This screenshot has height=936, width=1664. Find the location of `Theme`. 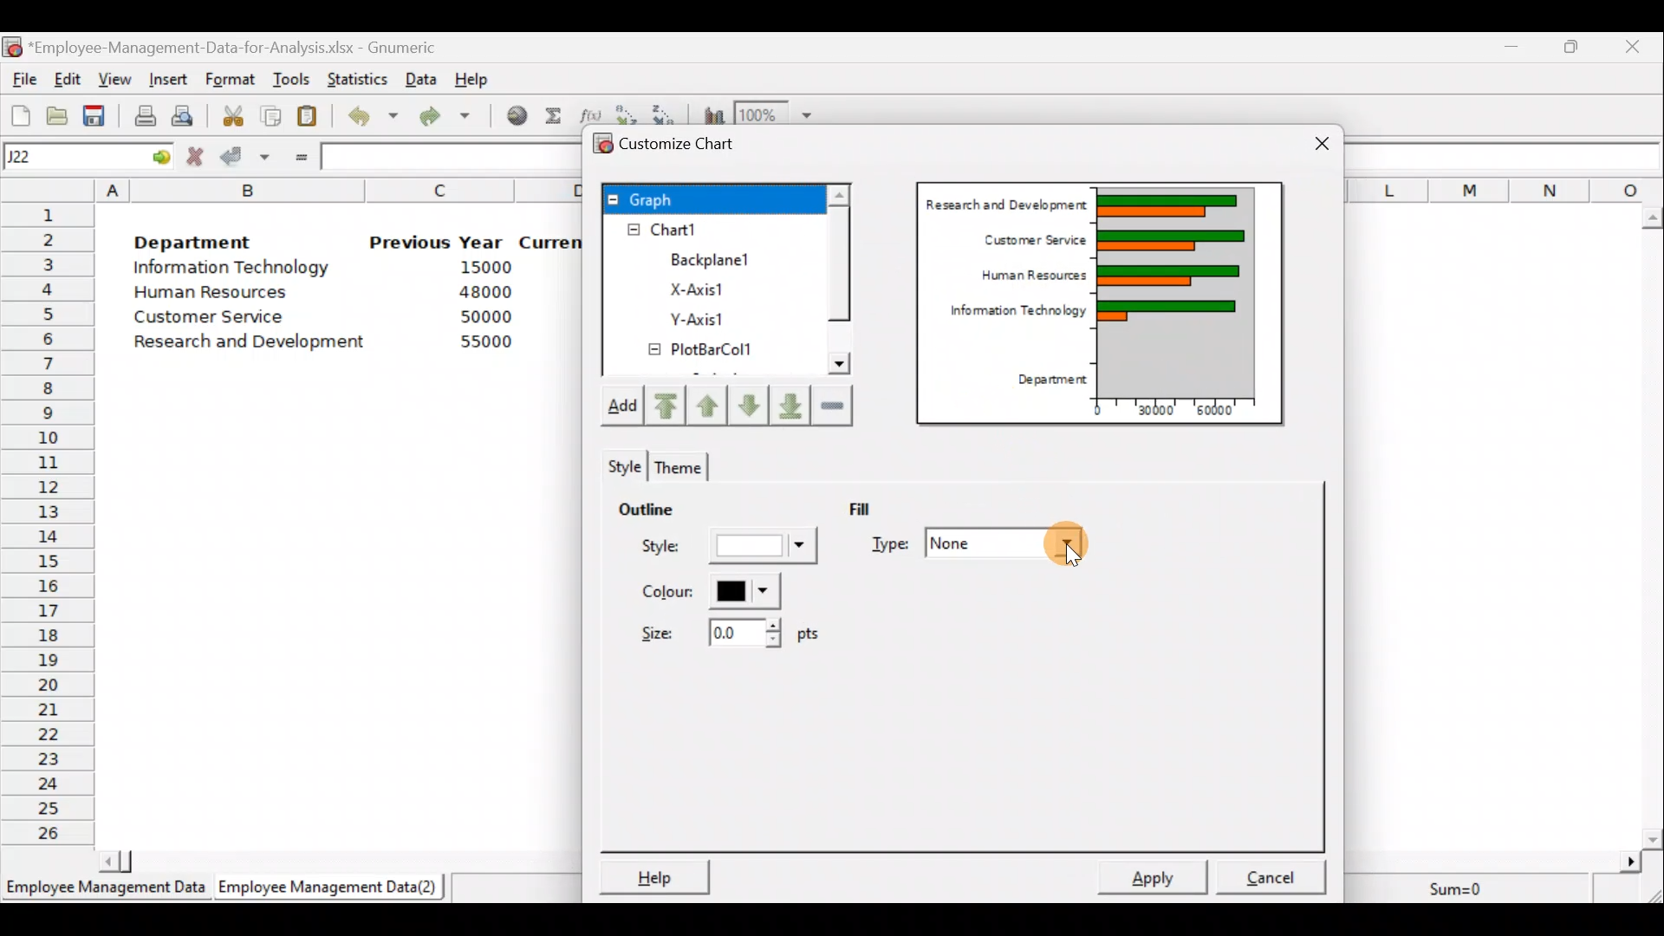

Theme is located at coordinates (682, 464).